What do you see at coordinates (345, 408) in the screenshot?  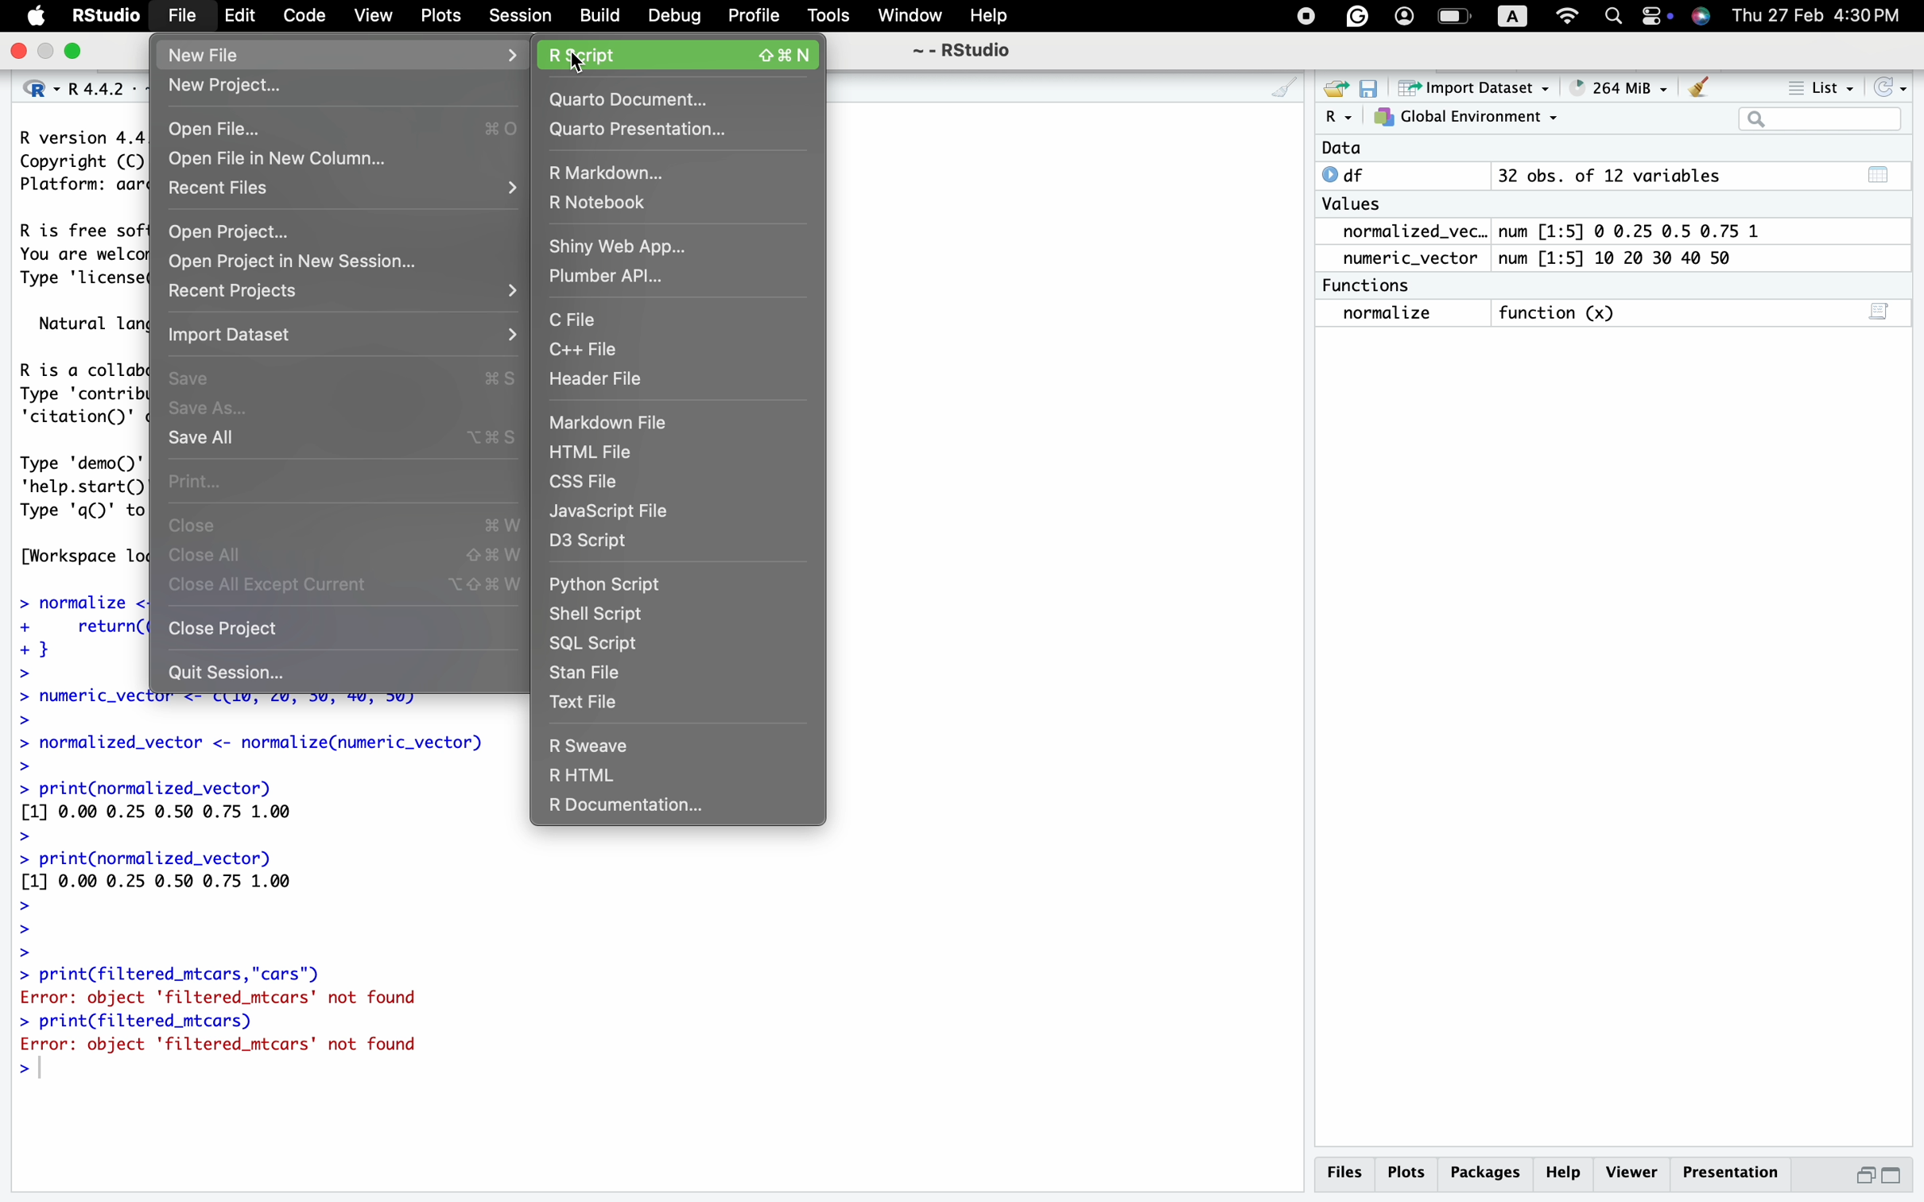 I see `save as` at bounding box center [345, 408].